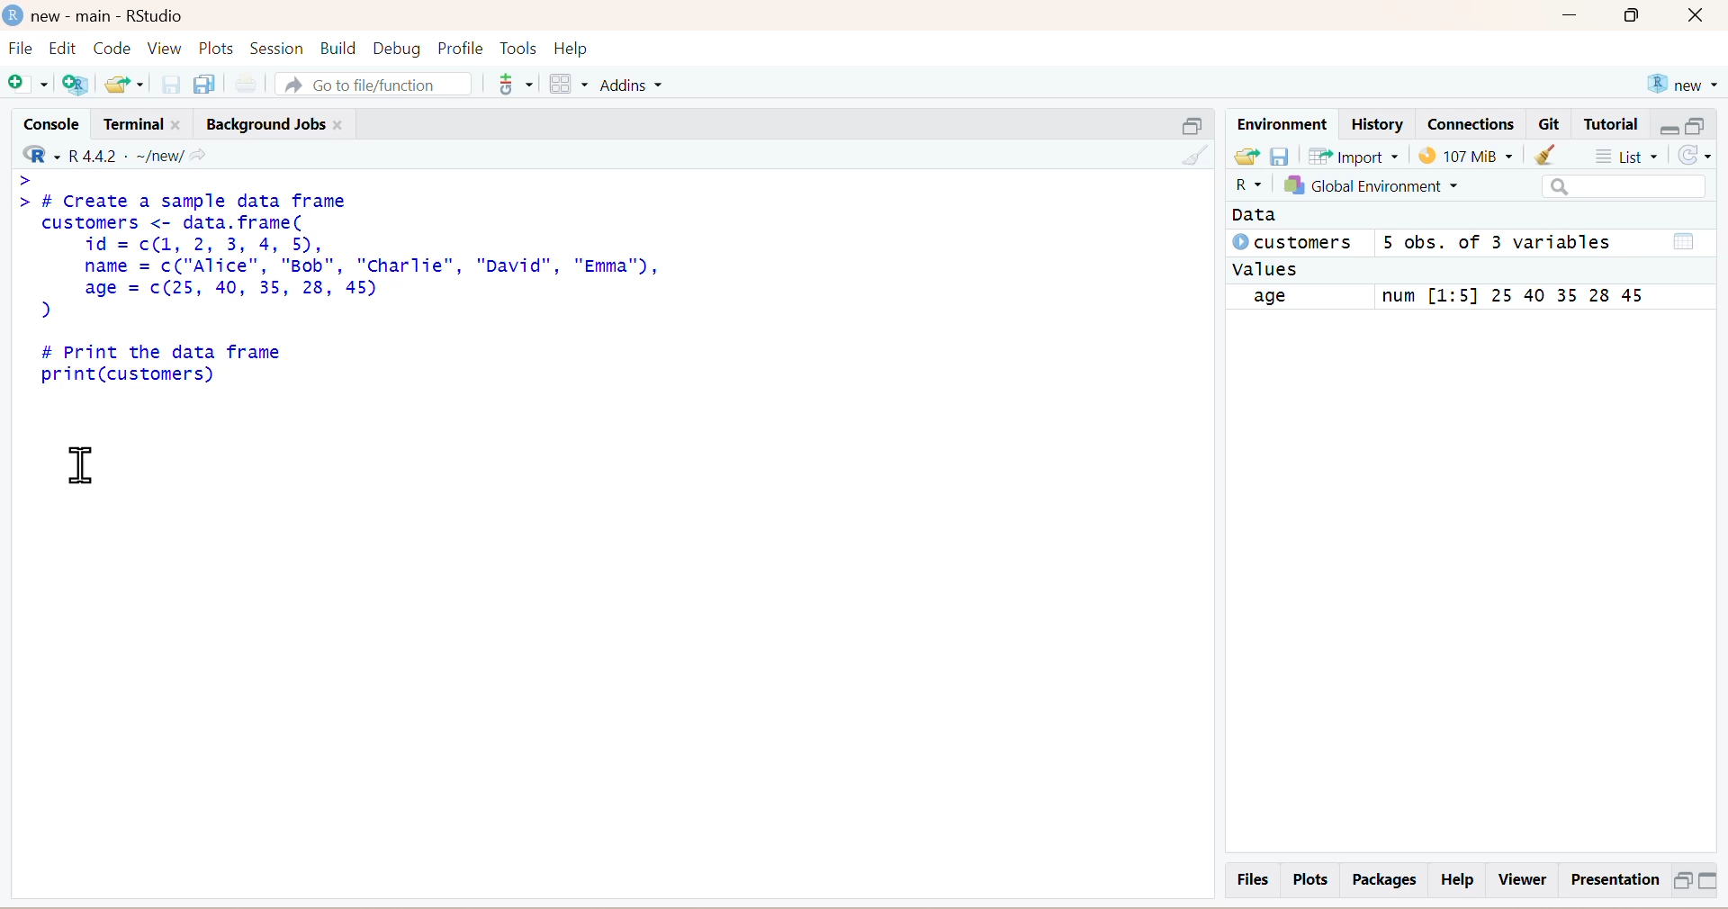 Image resolution: width=1728 pixels, height=909 pixels. I want to click on Addins ~, so click(634, 85).